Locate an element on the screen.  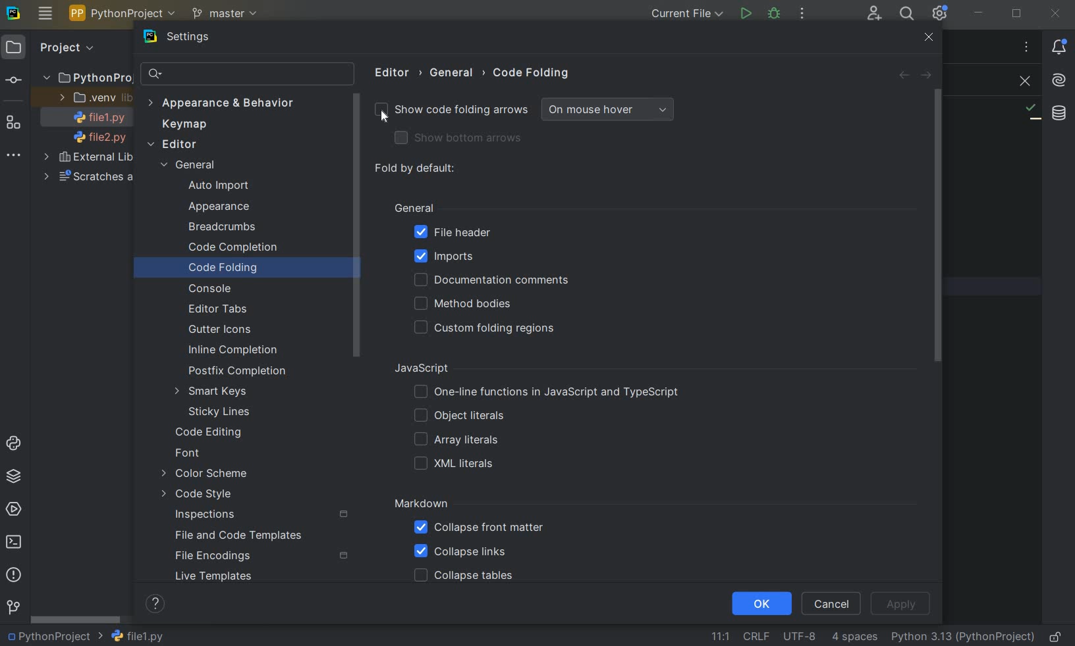
DATABASE is located at coordinates (1059, 112).